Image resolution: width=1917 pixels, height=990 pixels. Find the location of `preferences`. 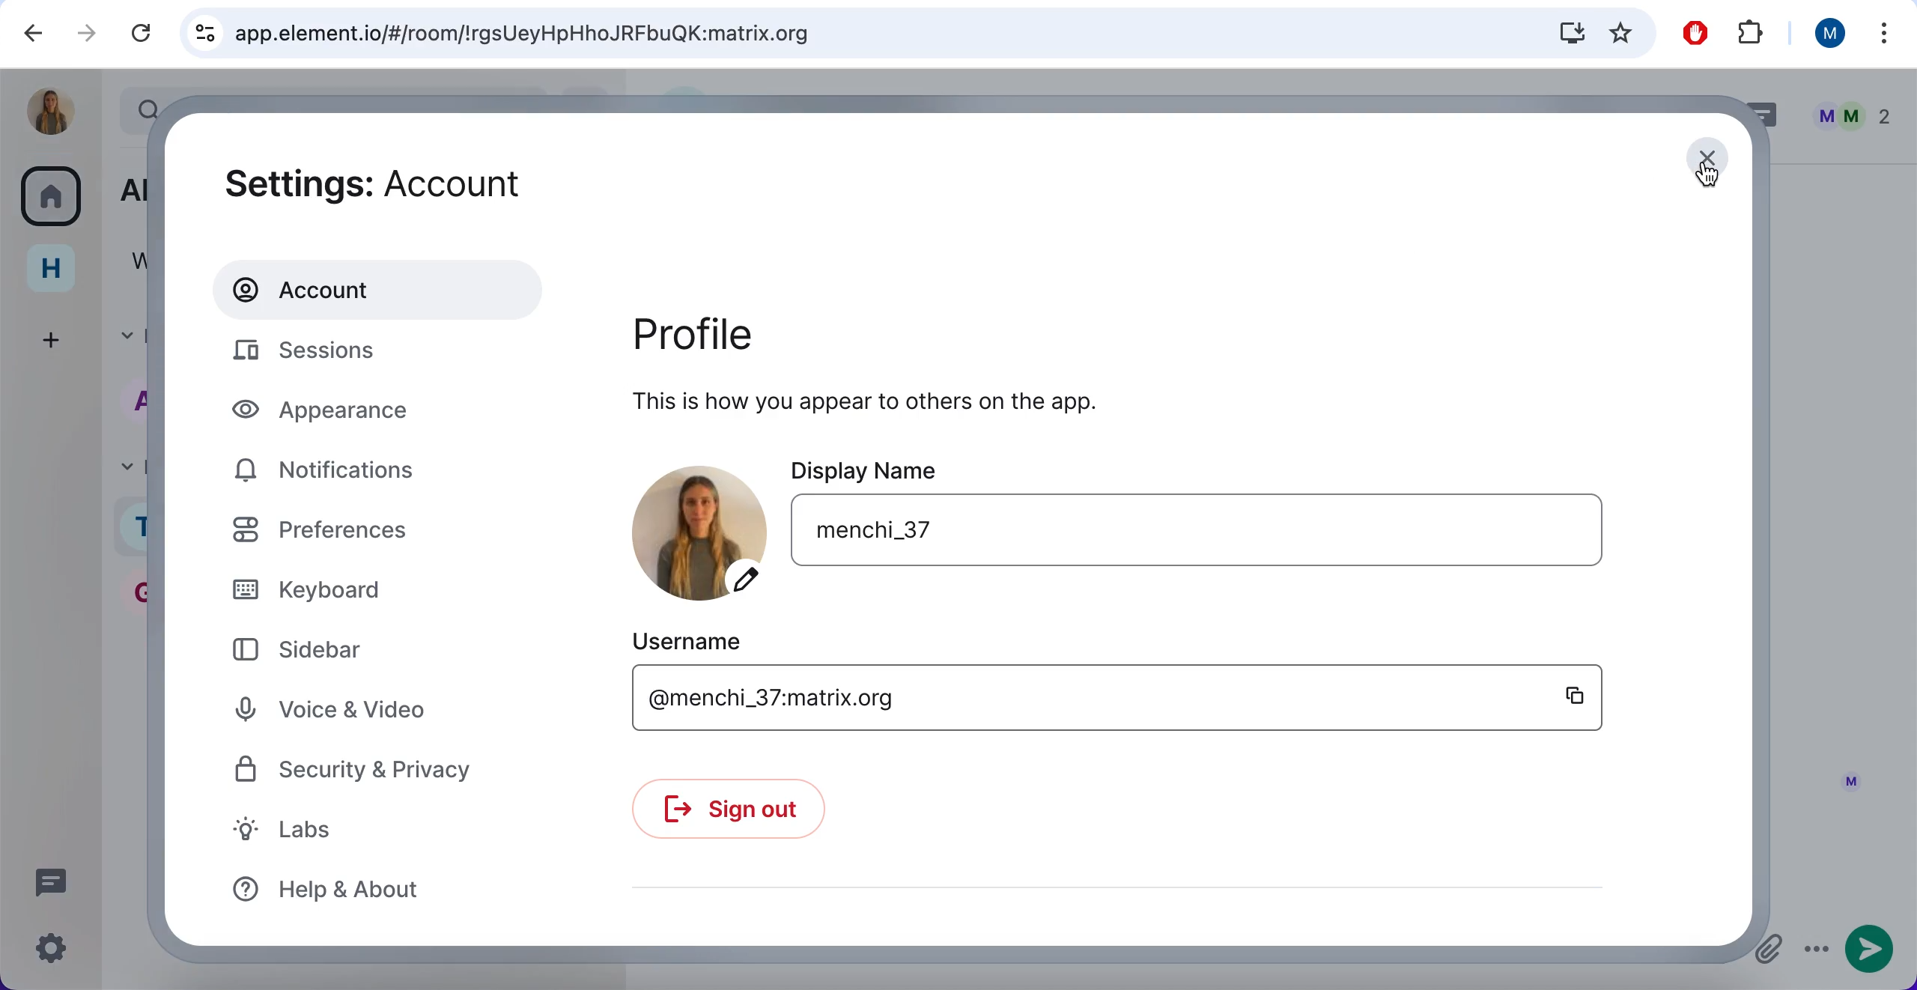

preferences is located at coordinates (353, 531).